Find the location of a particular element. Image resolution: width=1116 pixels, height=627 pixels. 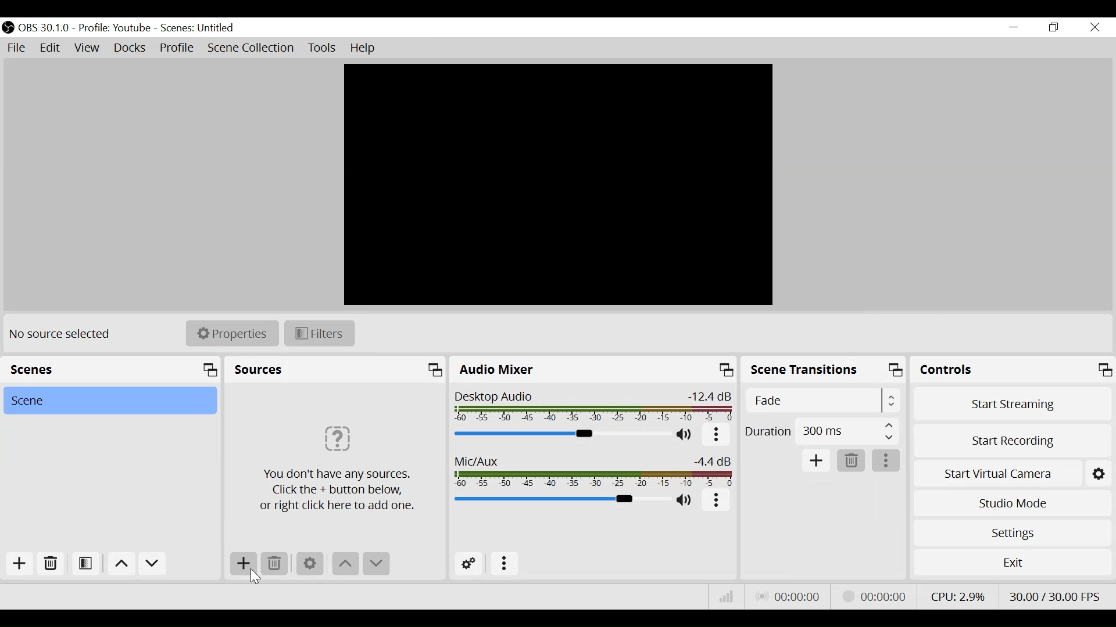

more options is located at coordinates (717, 502).